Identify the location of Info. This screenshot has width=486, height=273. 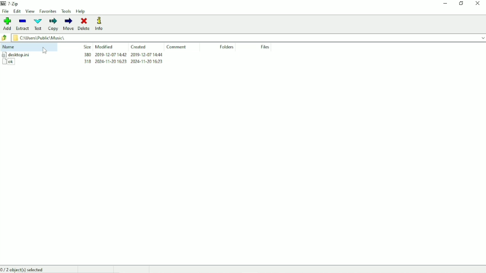
(101, 24).